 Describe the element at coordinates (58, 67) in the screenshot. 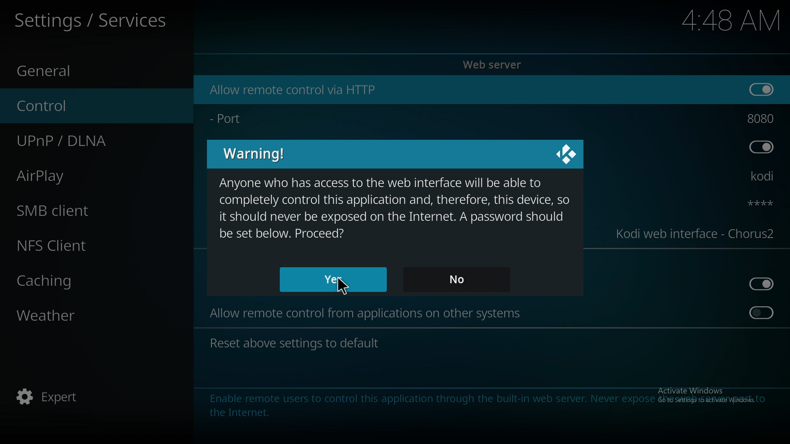

I see `general` at that location.